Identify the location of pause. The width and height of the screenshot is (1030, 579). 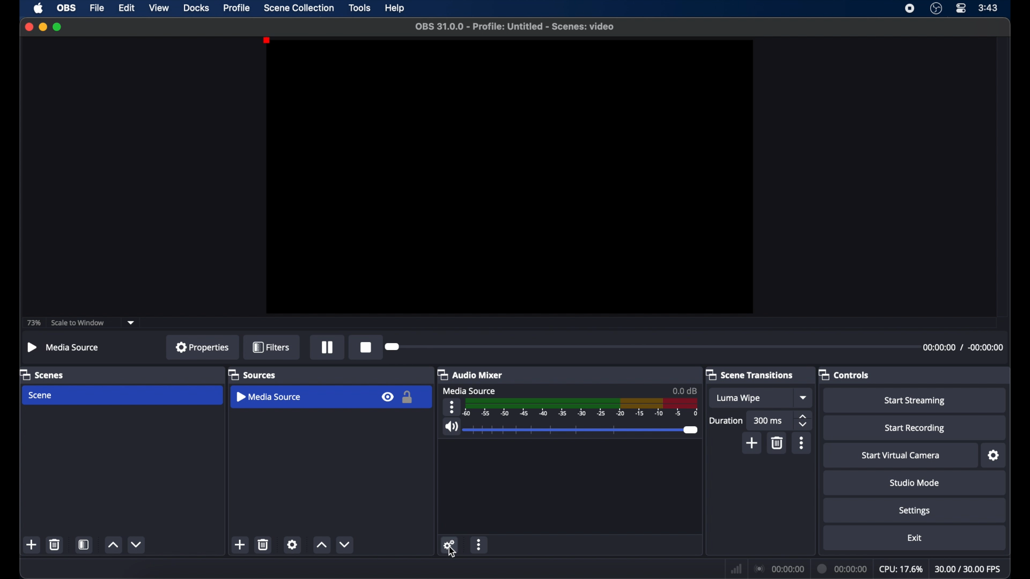
(328, 347).